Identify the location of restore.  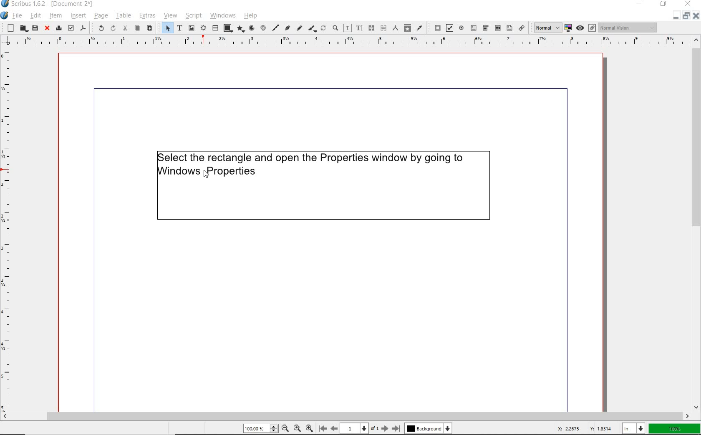
(686, 17).